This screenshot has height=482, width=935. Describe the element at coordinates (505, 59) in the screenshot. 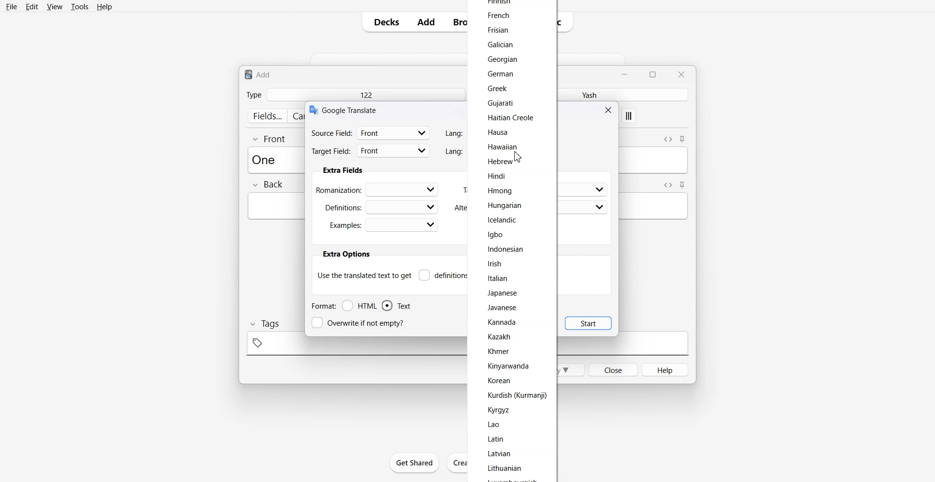

I see `‘Georgian` at that location.